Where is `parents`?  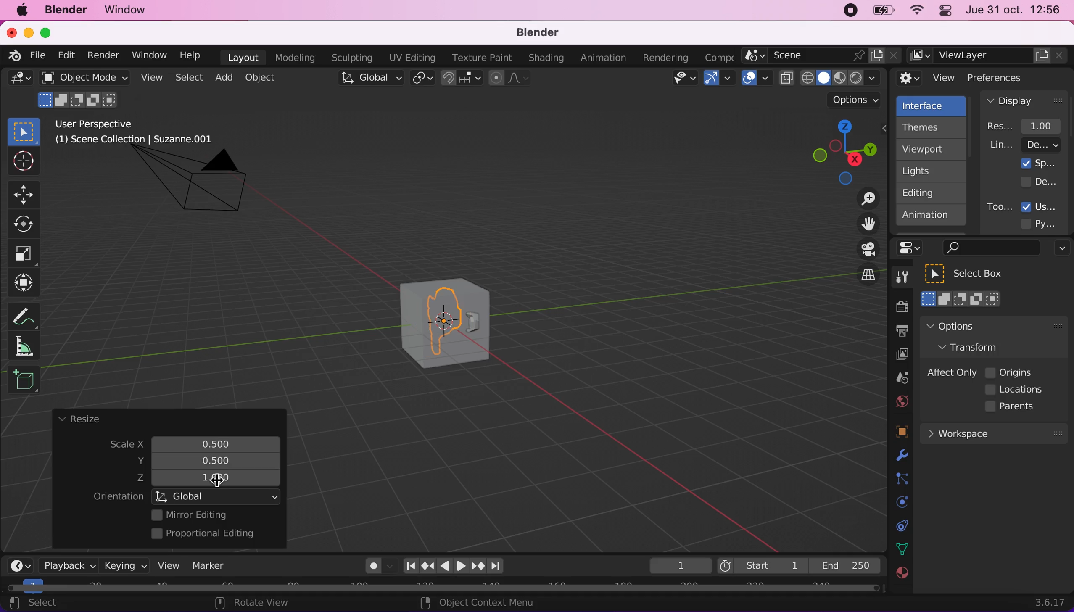
parents is located at coordinates (1014, 407).